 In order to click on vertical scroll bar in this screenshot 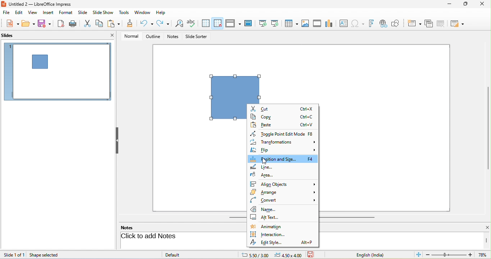, I will do `click(488, 128)`.